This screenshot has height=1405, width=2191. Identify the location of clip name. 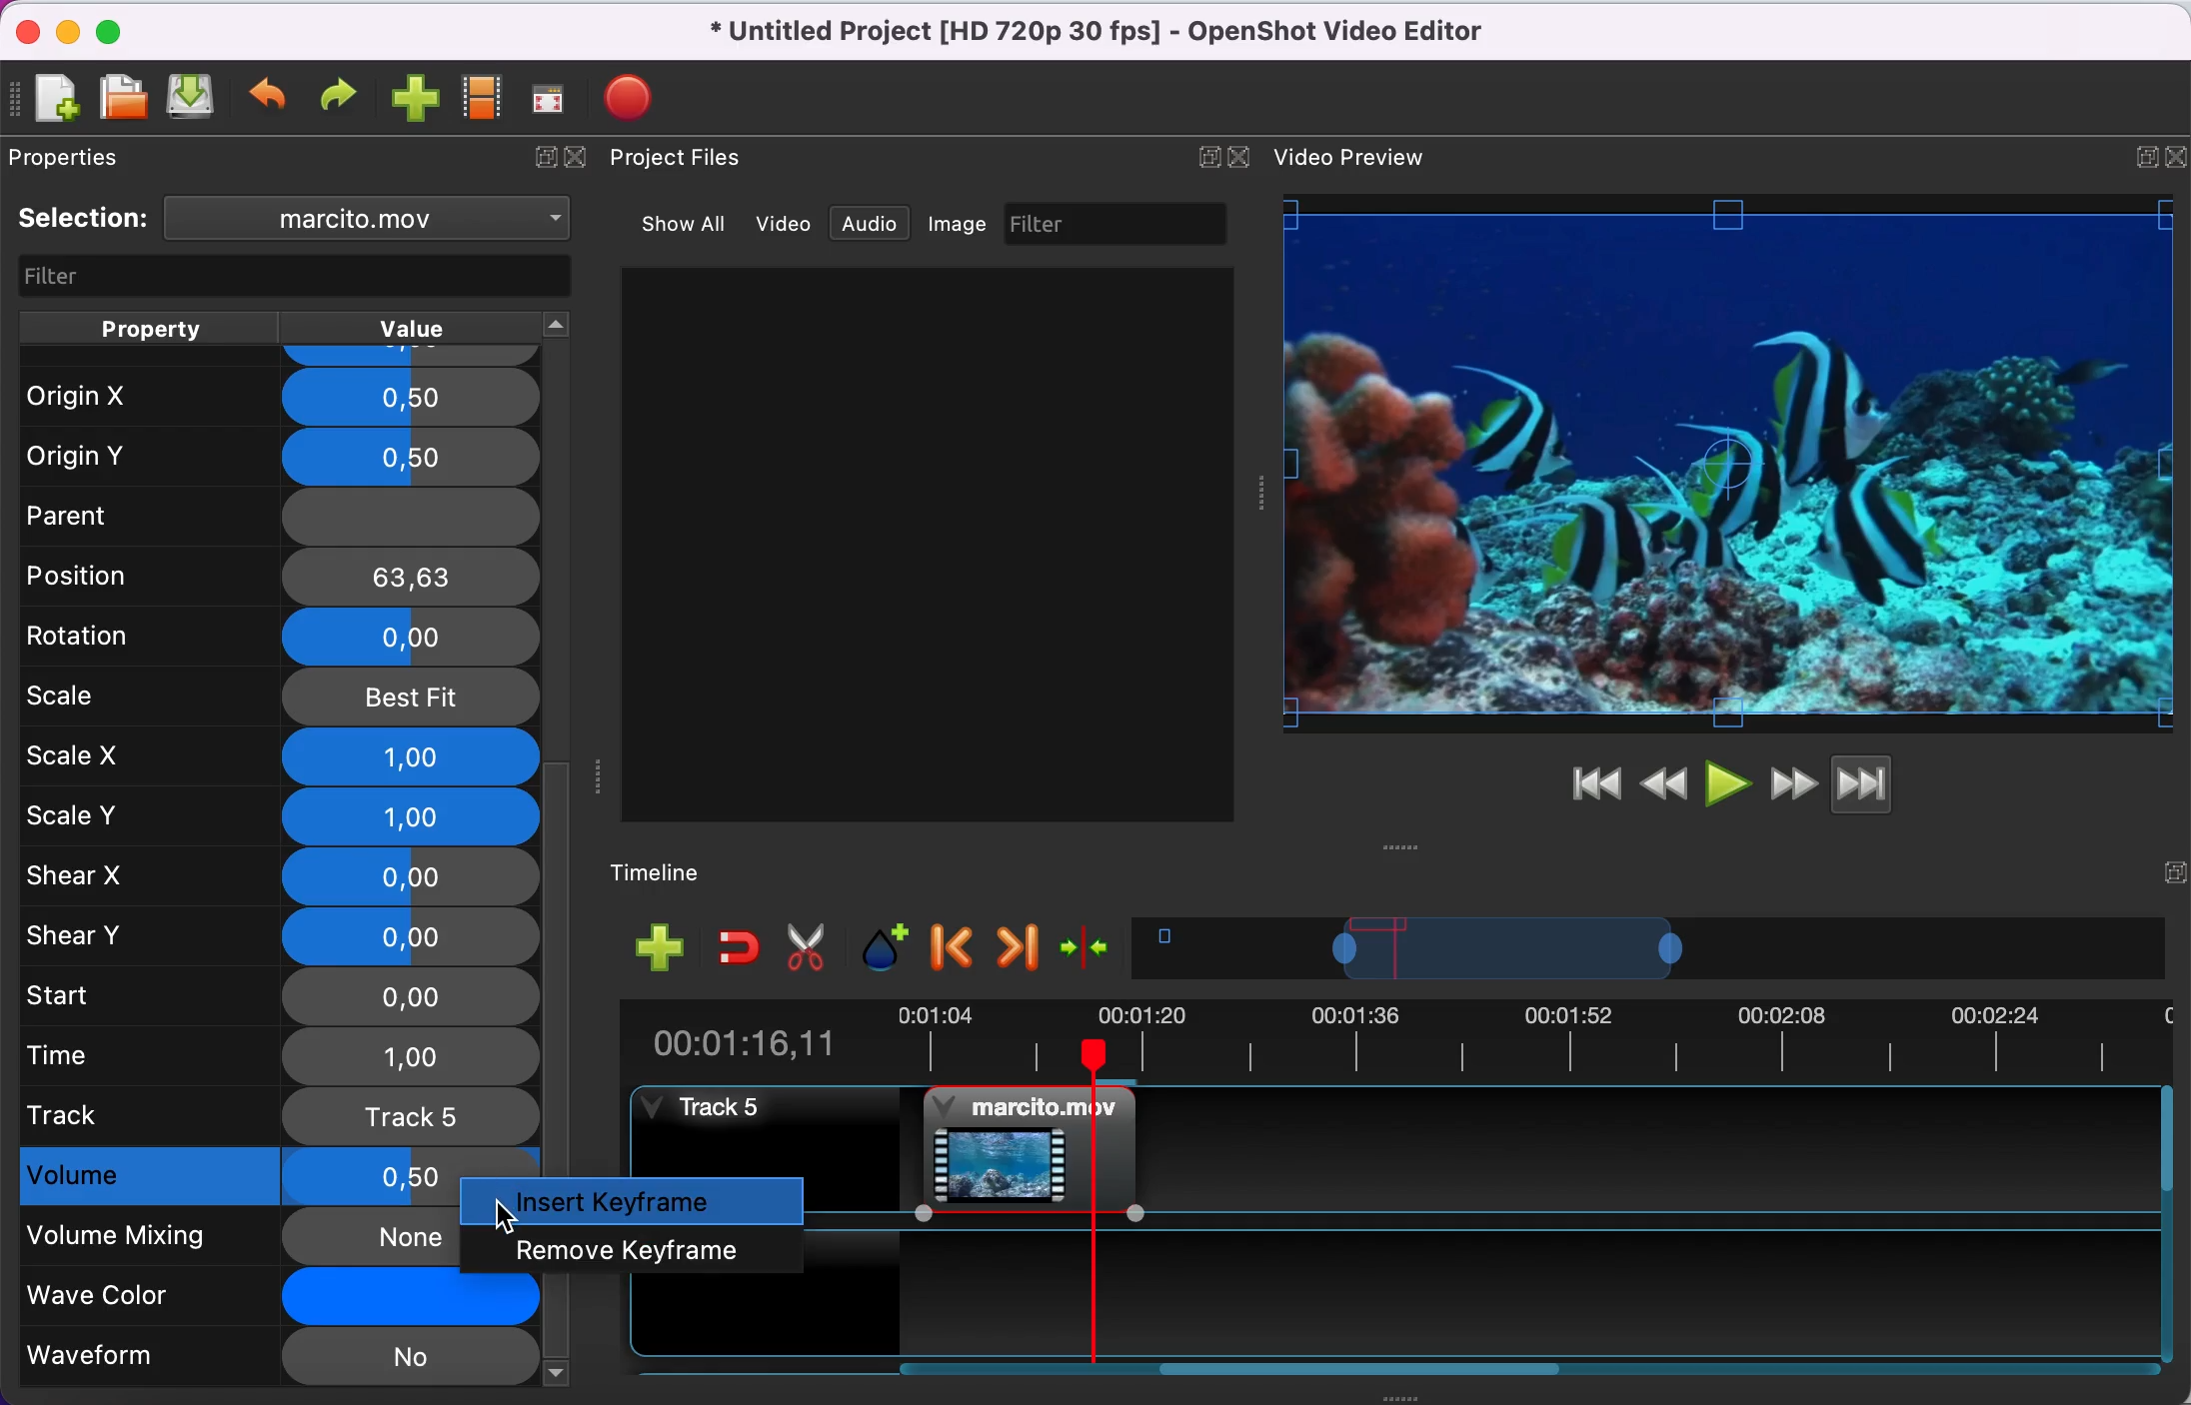
(371, 222).